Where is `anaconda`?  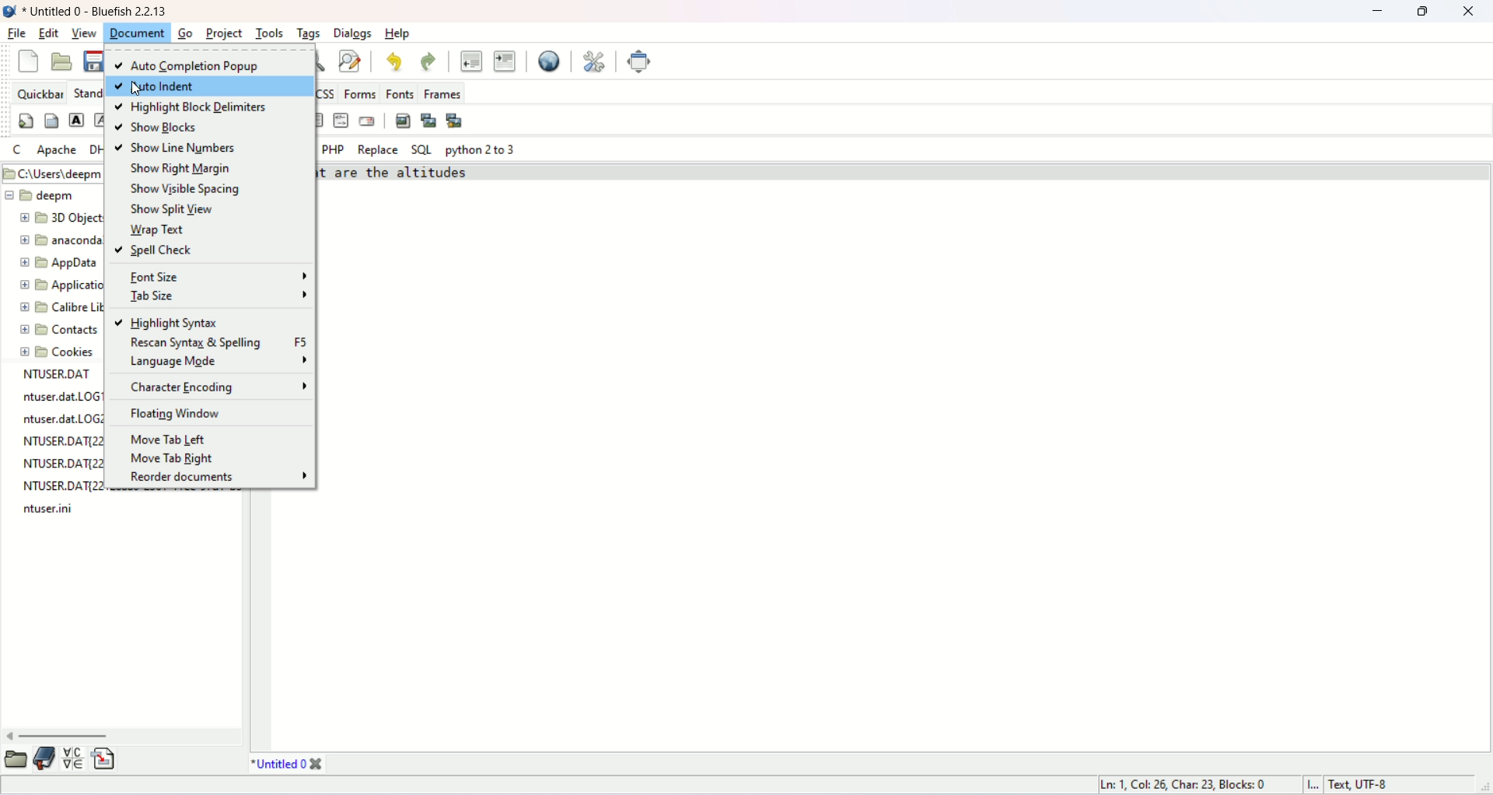
anaconda is located at coordinates (59, 239).